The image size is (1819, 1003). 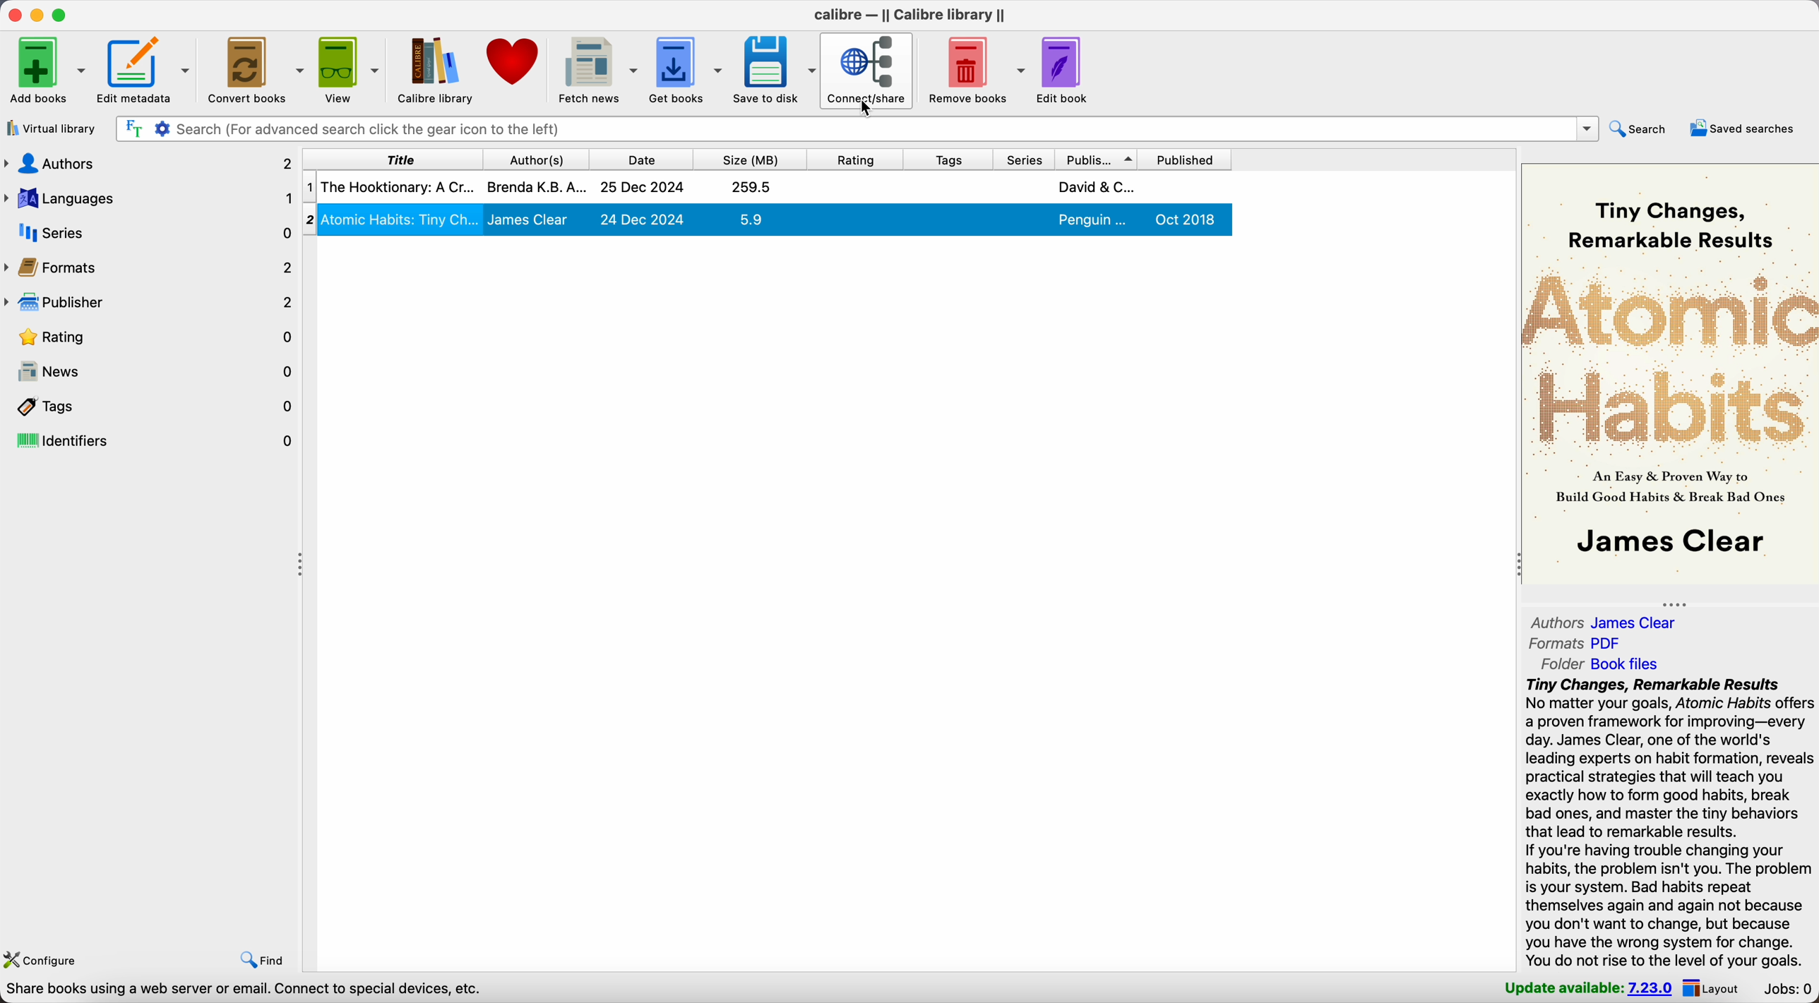 What do you see at coordinates (149, 233) in the screenshot?
I see `series` at bounding box center [149, 233].